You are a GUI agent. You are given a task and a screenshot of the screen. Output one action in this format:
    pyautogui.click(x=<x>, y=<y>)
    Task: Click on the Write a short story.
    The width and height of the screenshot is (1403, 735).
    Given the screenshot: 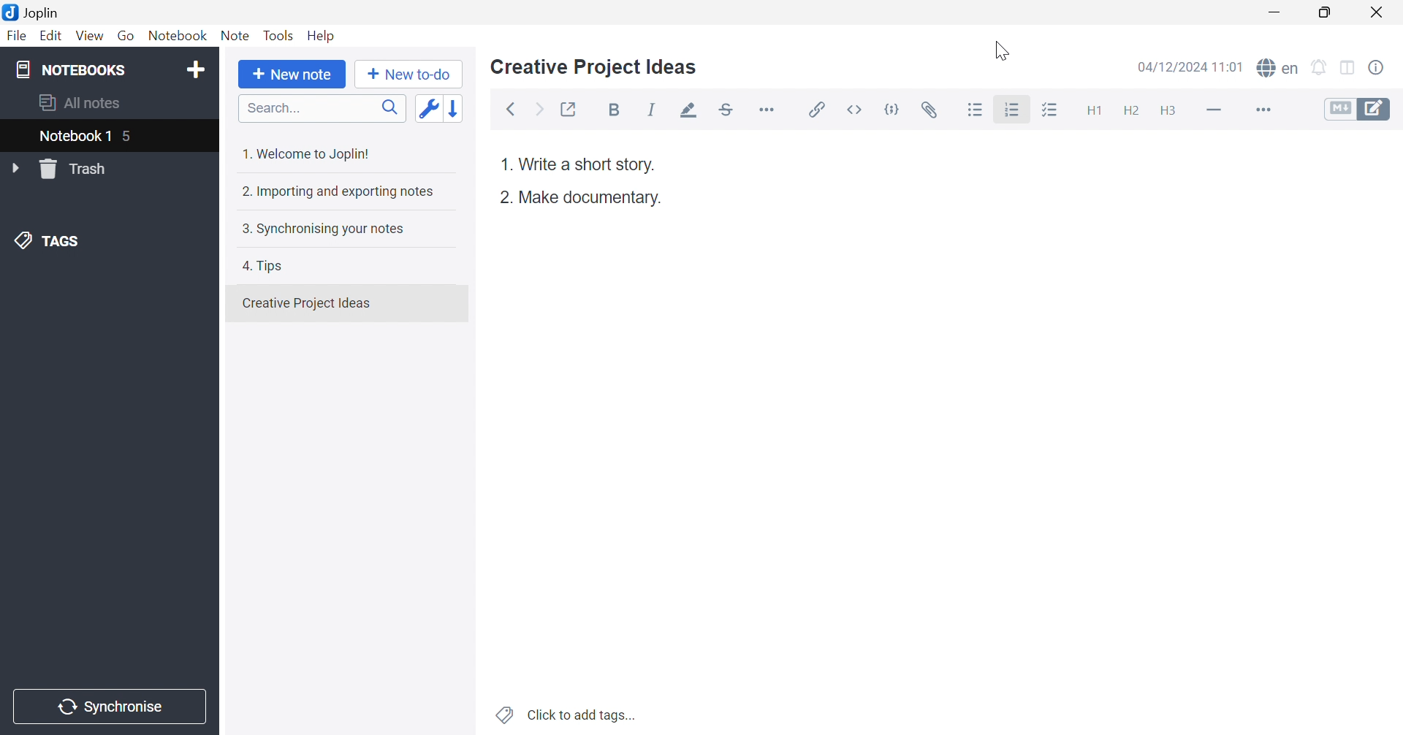 What is the action you would take?
    pyautogui.click(x=586, y=164)
    